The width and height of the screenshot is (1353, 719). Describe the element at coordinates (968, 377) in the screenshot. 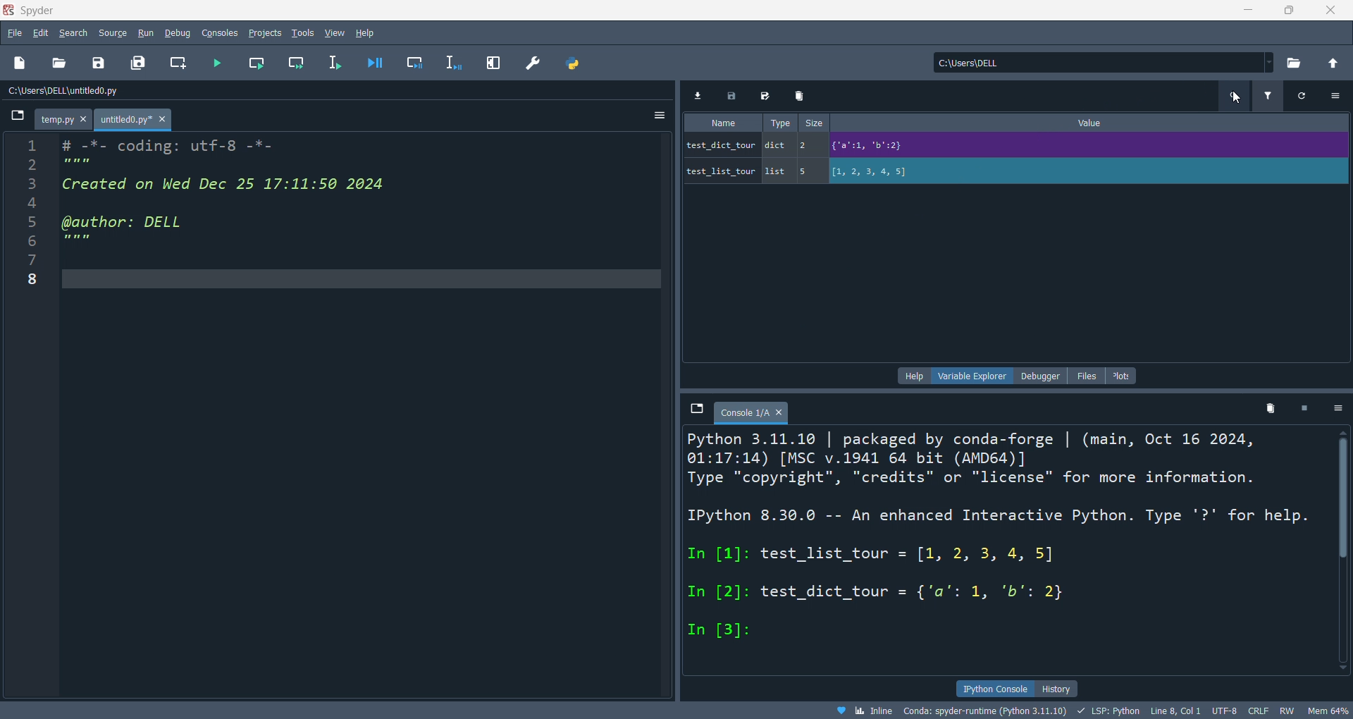

I see `variable explorer` at that location.